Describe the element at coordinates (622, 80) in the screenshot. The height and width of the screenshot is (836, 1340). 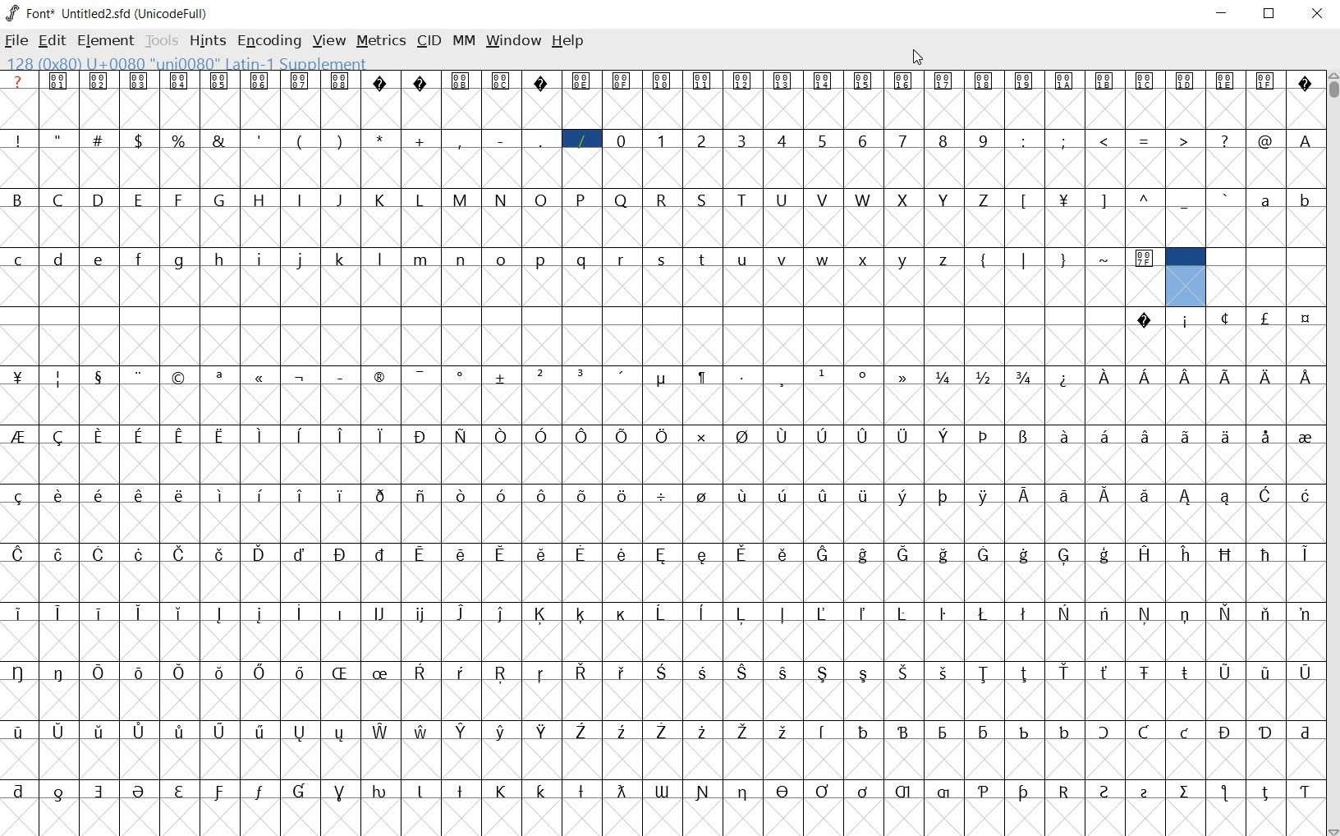
I see `Symbol` at that location.